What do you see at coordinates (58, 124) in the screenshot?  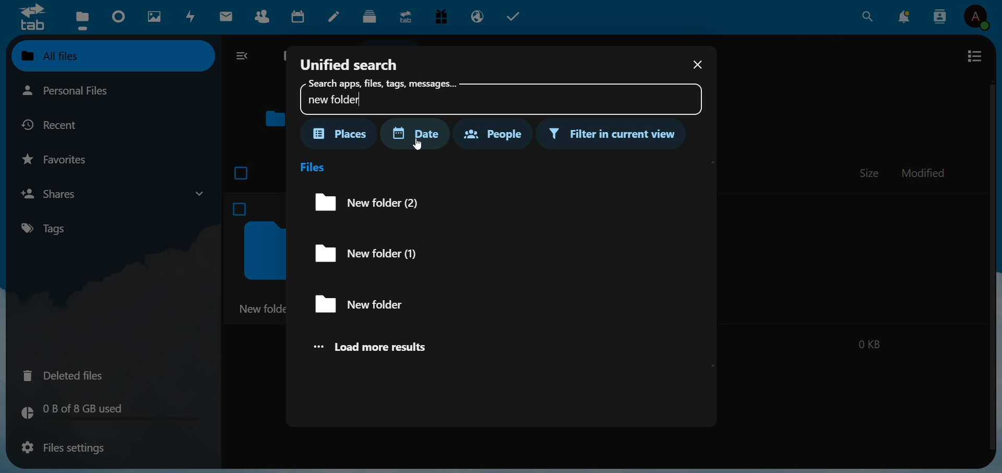 I see `recent` at bounding box center [58, 124].